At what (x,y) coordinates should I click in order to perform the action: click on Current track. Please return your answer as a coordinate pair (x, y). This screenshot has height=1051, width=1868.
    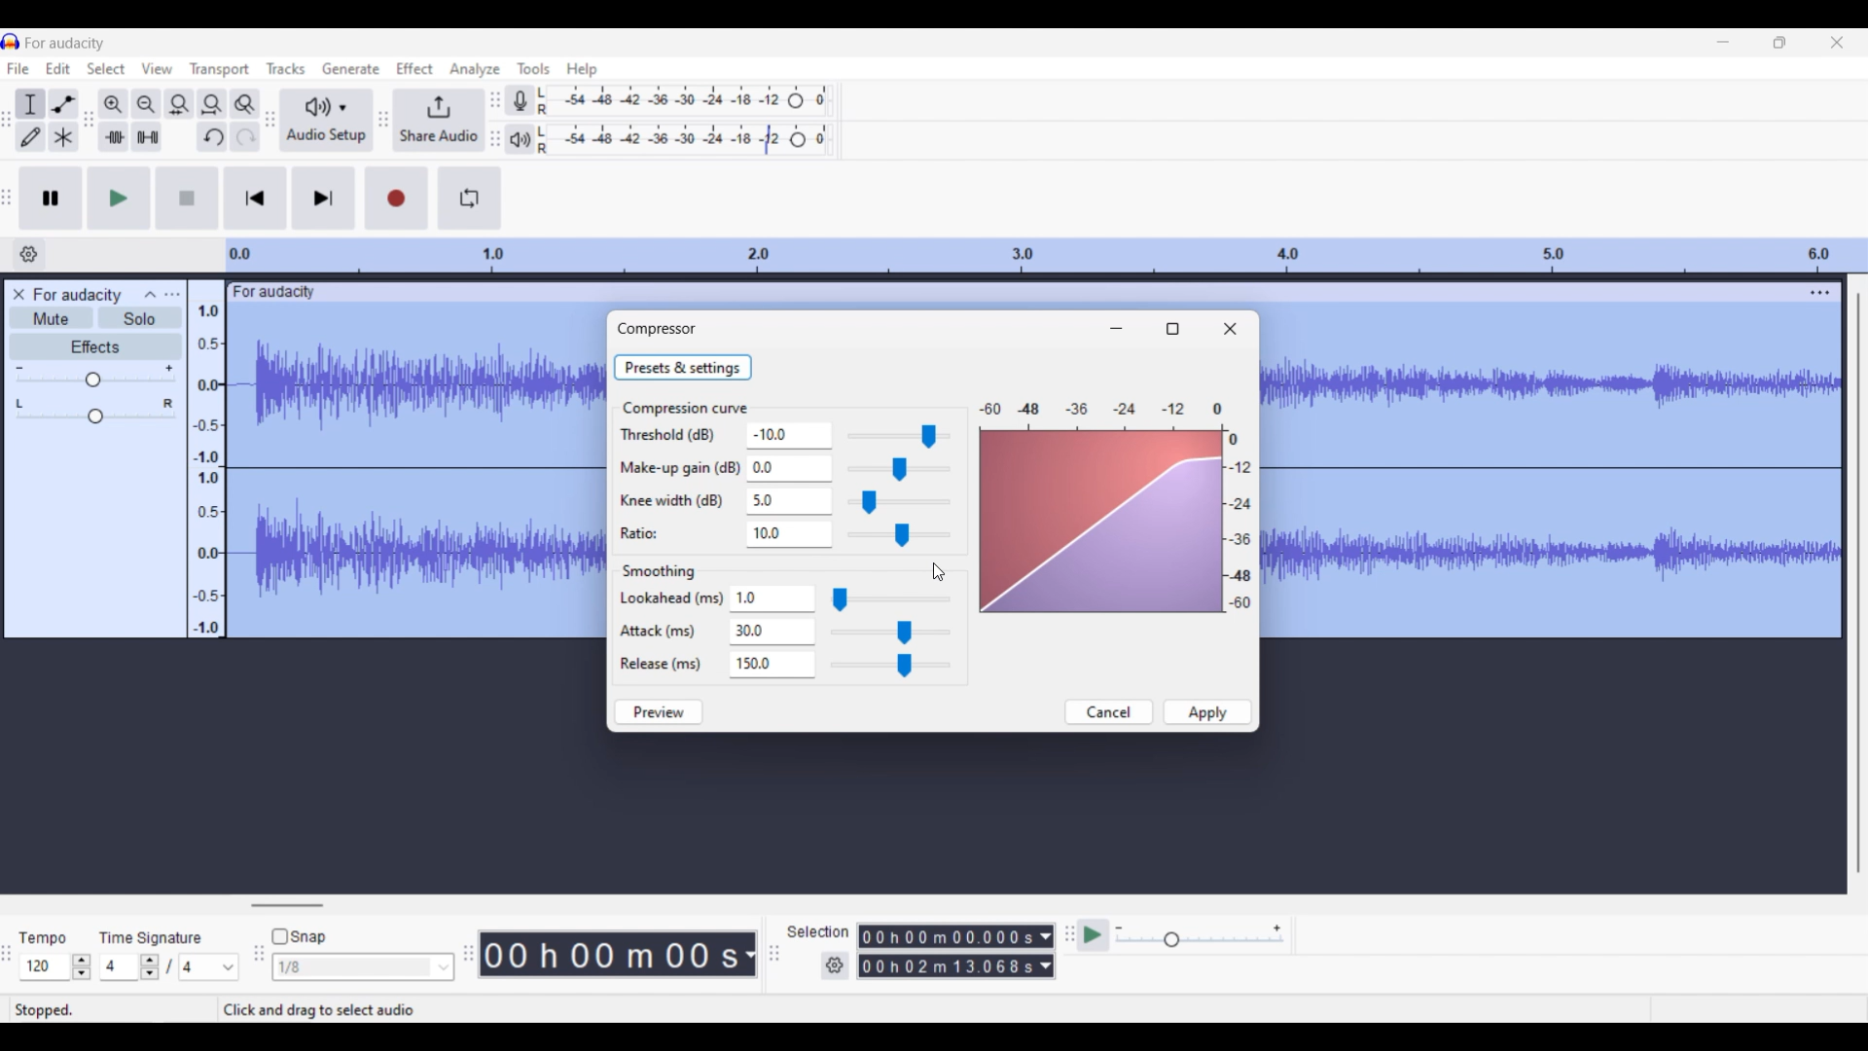
    Looking at the image, I should click on (416, 473).